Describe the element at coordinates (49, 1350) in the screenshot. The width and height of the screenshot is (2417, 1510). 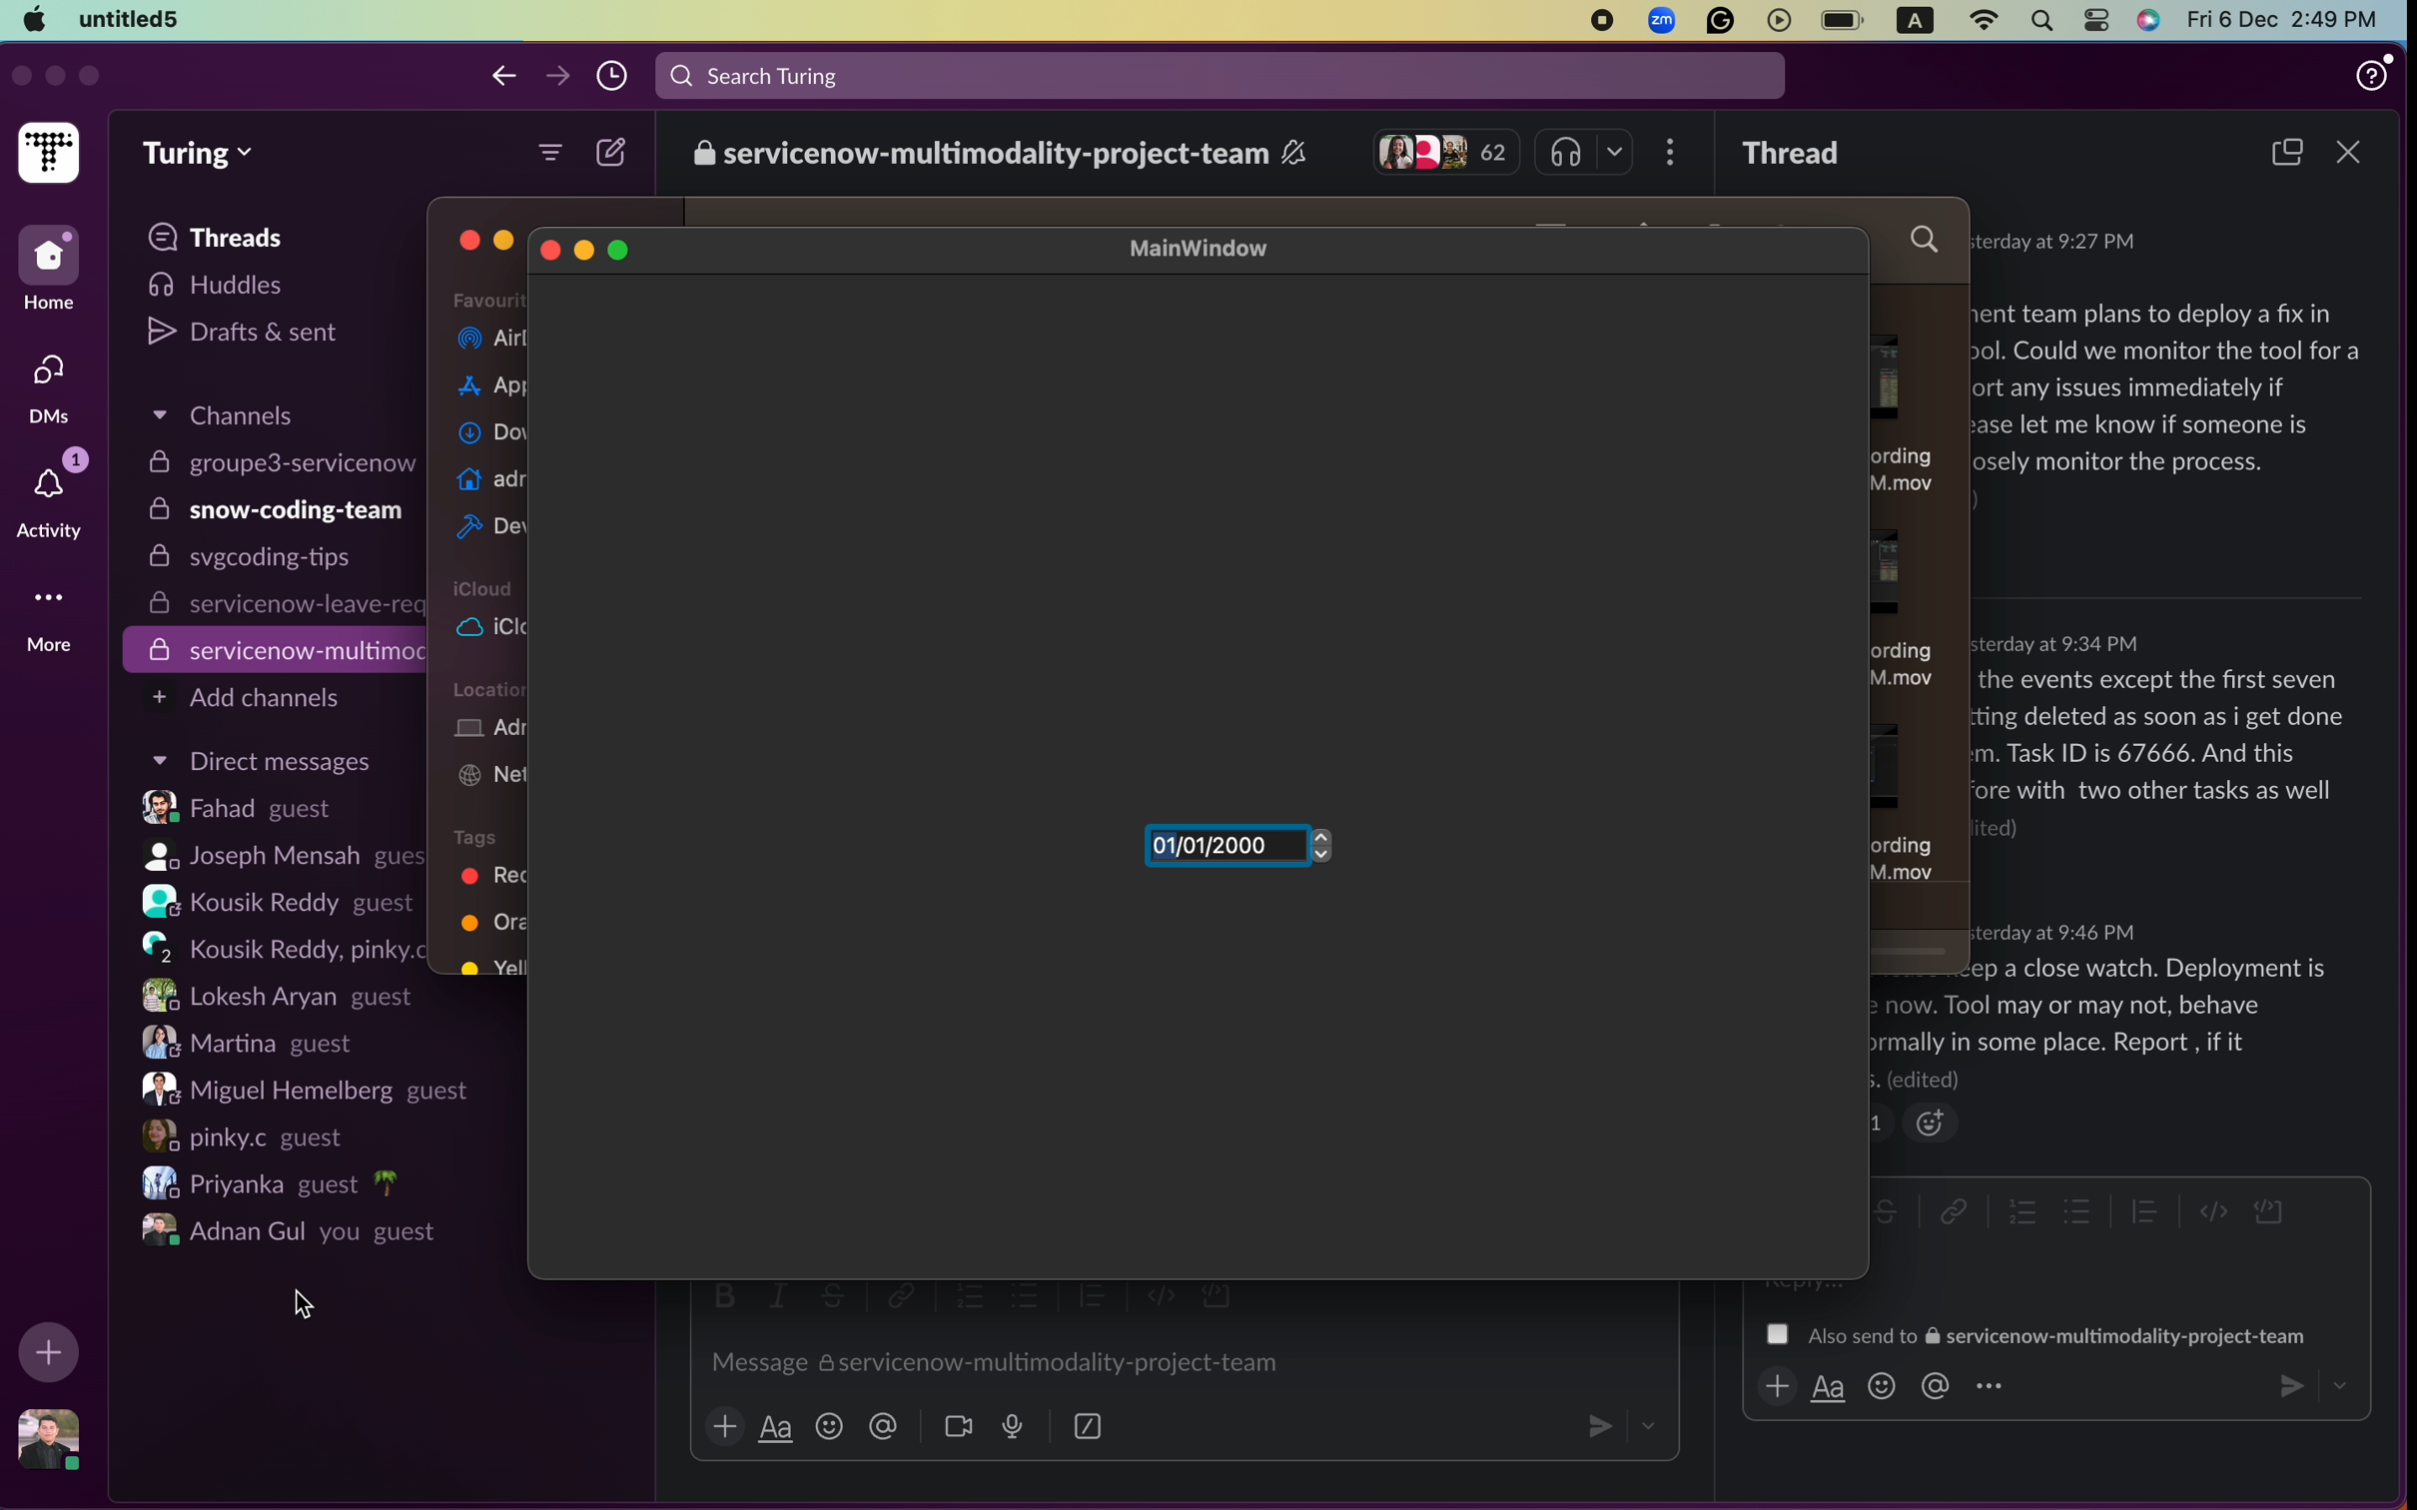
I see `add` at that location.